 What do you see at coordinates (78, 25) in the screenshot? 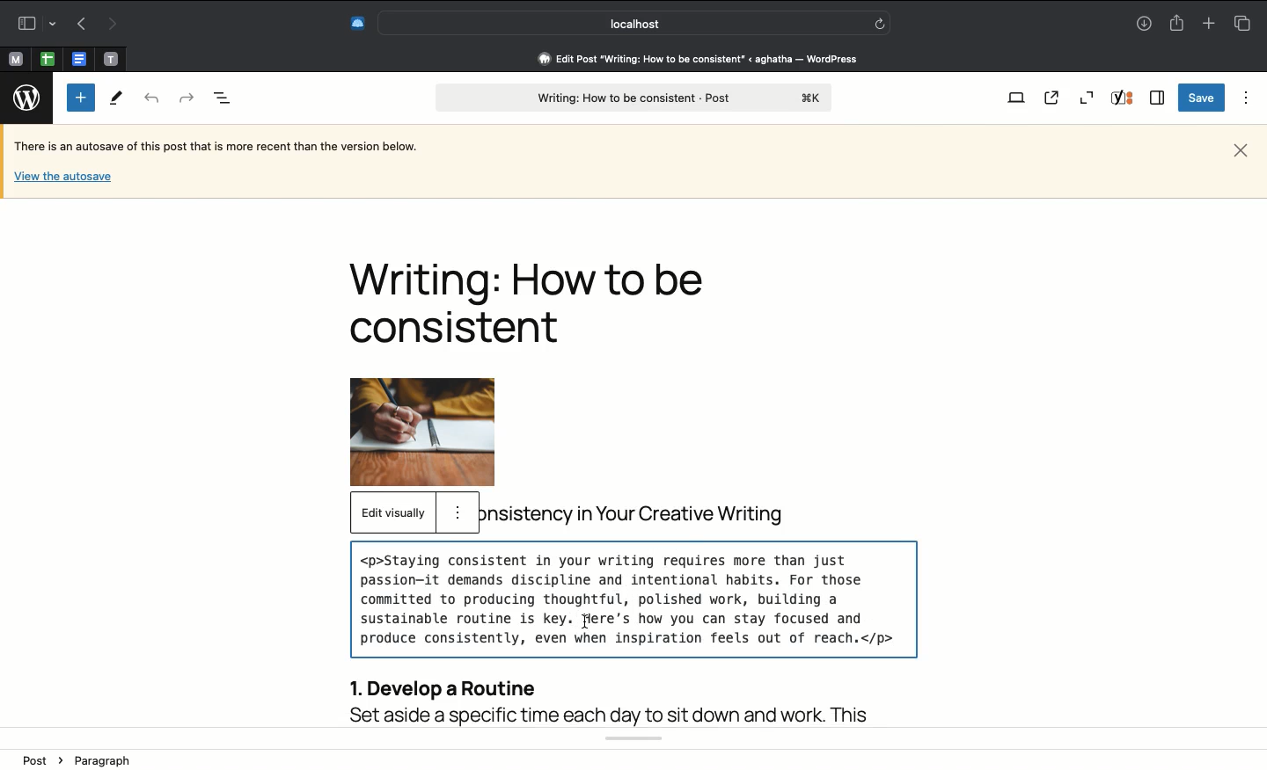
I see `Previous page` at bounding box center [78, 25].